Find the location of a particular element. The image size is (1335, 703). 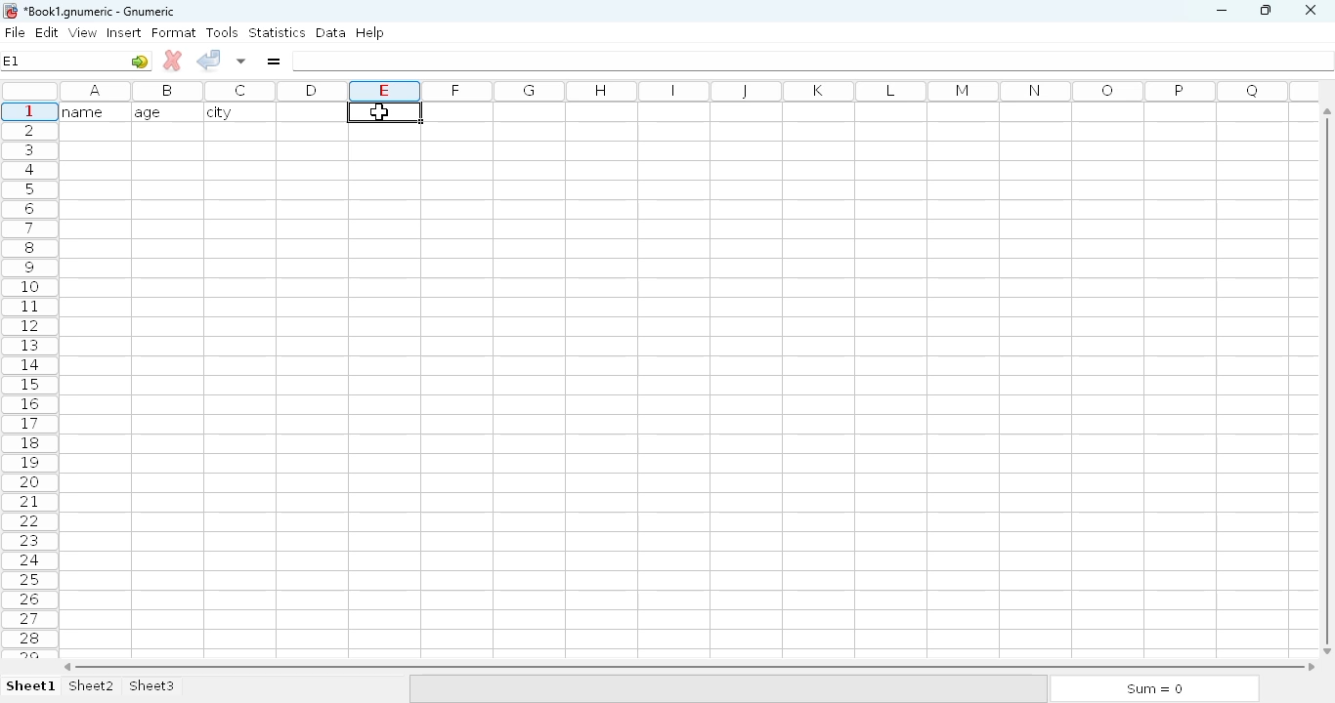

accept change in multiple cells is located at coordinates (241, 61).